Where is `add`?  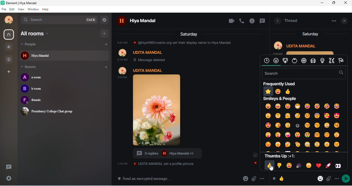 add is located at coordinates (106, 67).